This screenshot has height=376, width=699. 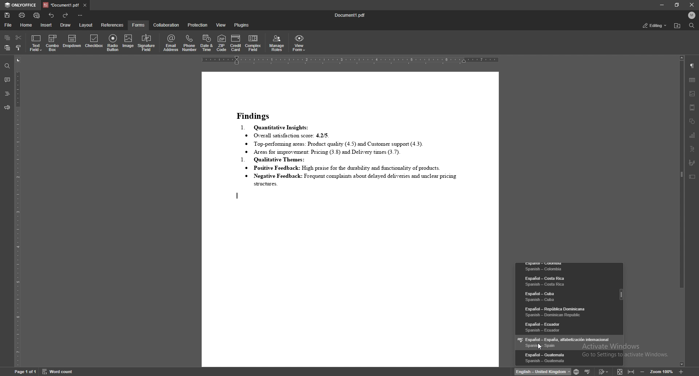 What do you see at coordinates (207, 43) in the screenshot?
I see `date and time` at bounding box center [207, 43].